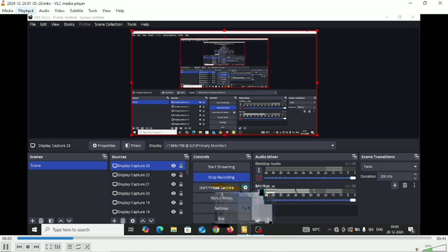 The height and width of the screenshot is (252, 448). What do you see at coordinates (48, 247) in the screenshot?
I see `Toggle video in fullscreen` at bounding box center [48, 247].